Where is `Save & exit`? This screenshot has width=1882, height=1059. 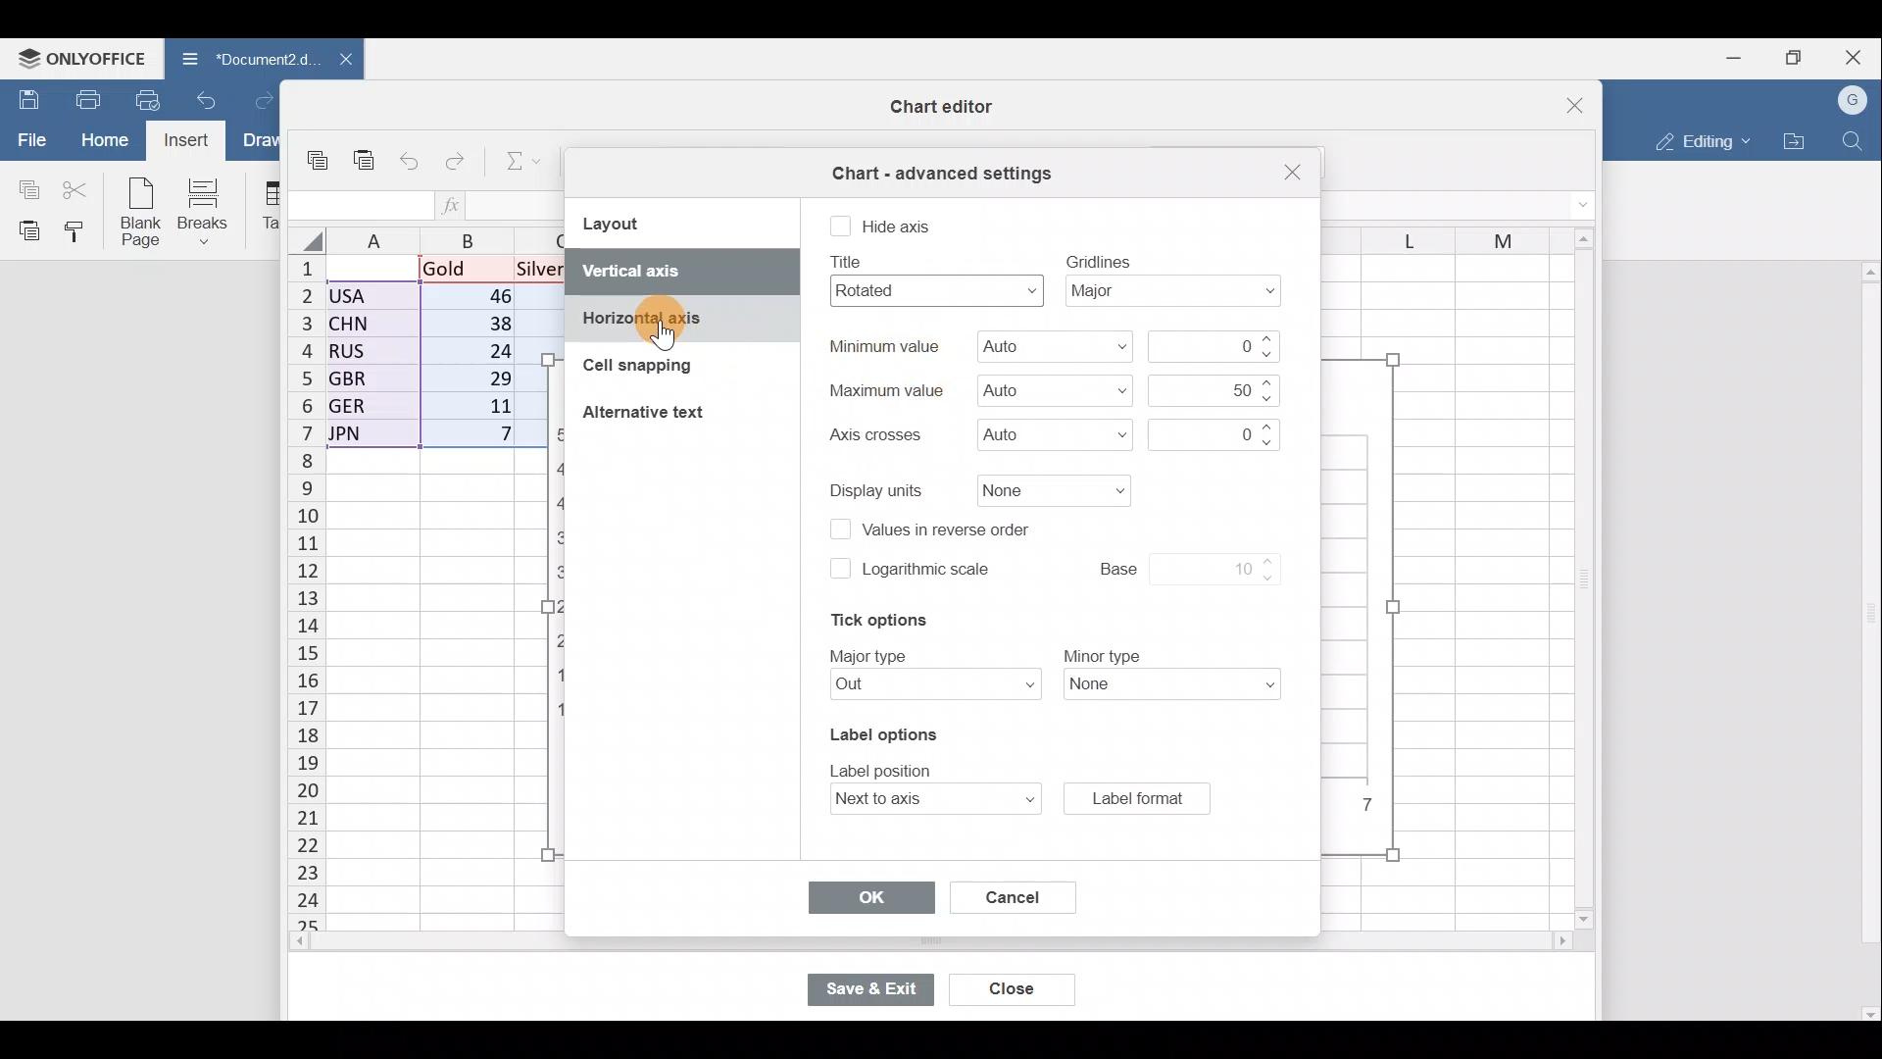
Save & exit is located at coordinates (869, 988).